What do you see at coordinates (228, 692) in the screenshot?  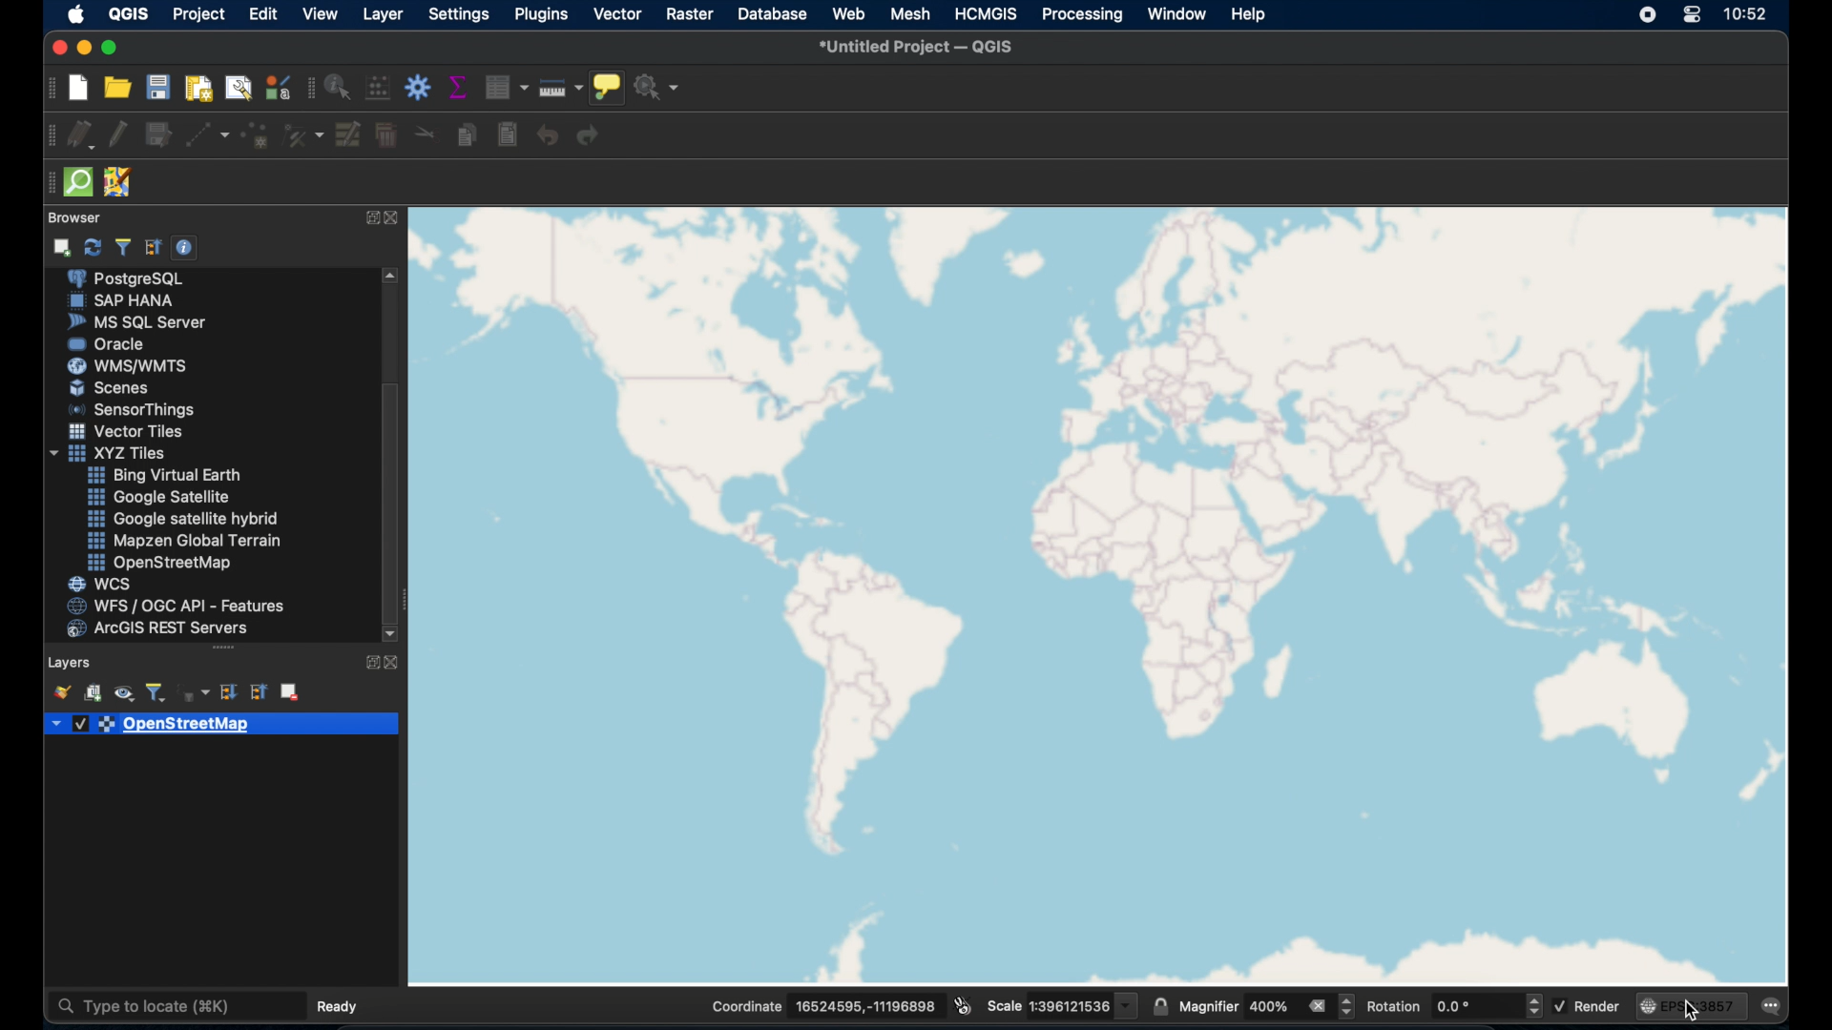 I see `expand all` at bounding box center [228, 692].